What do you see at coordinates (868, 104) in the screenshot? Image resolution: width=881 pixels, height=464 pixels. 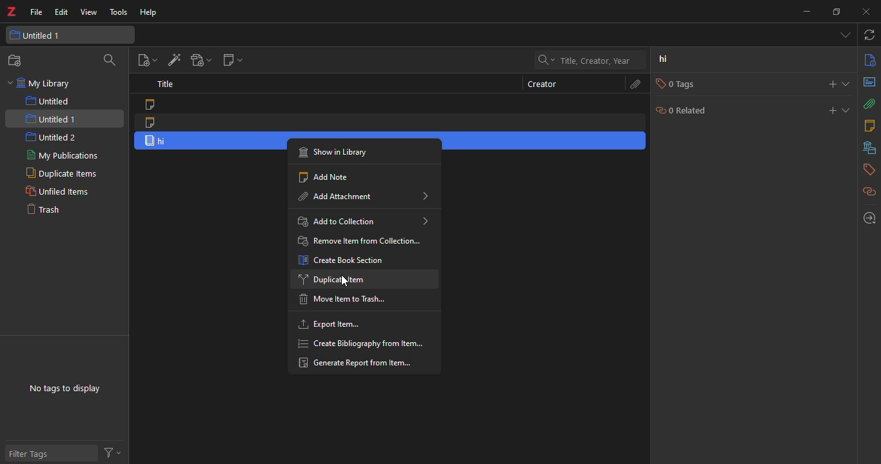 I see `attach` at bounding box center [868, 104].